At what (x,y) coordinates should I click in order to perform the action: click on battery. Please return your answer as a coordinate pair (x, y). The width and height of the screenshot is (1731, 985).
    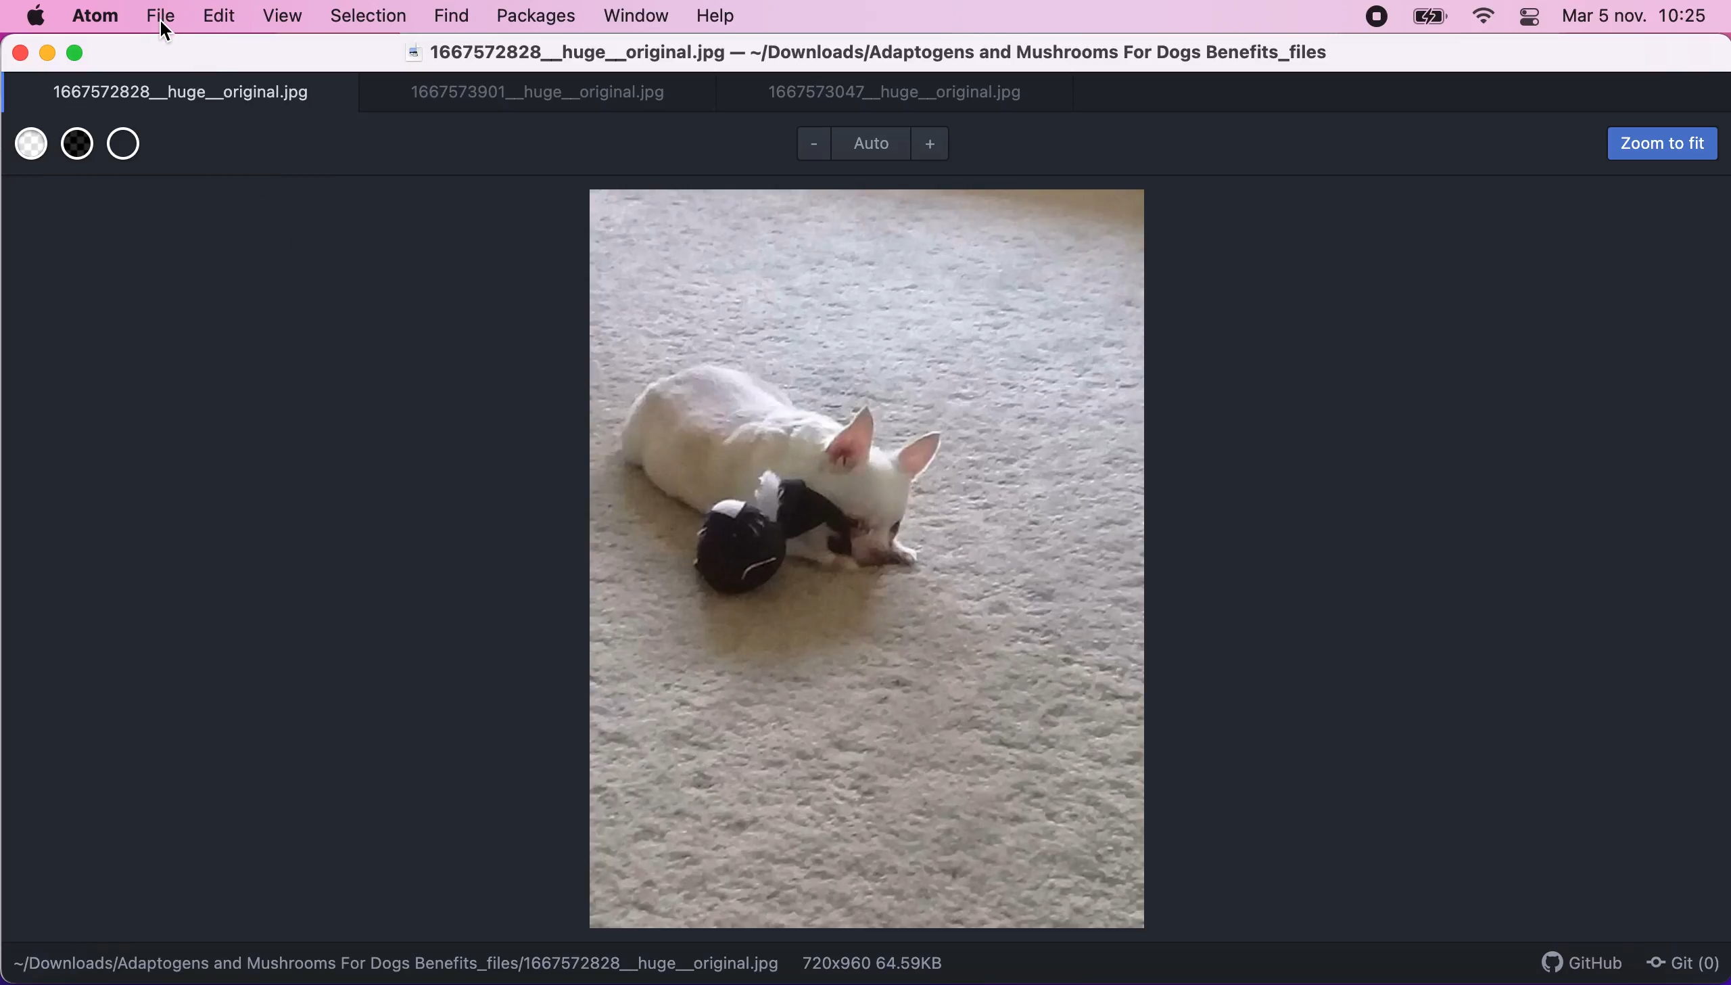
    Looking at the image, I should click on (1427, 20).